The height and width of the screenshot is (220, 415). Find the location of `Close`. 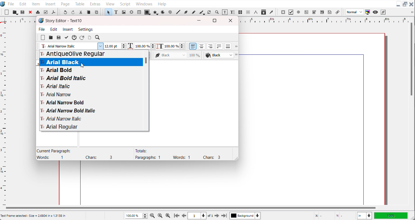

Close is located at coordinates (411, 4).